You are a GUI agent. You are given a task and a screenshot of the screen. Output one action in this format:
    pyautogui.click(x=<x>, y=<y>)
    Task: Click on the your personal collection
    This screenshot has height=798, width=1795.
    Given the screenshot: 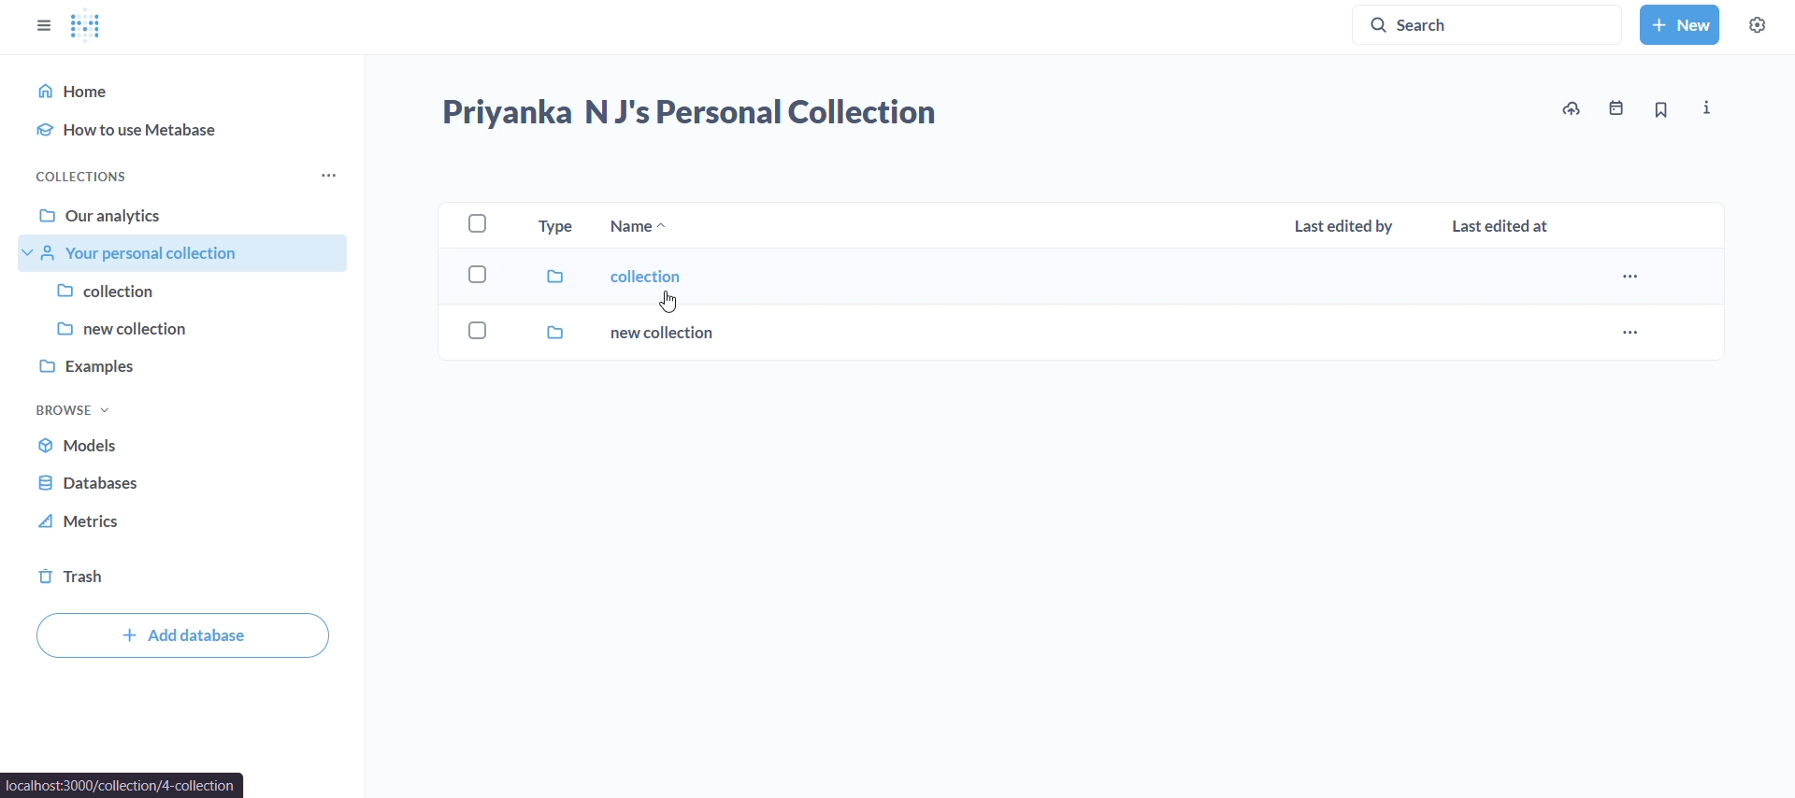 What is the action you would take?
    pyautogui.click(x=176, y=255)
    